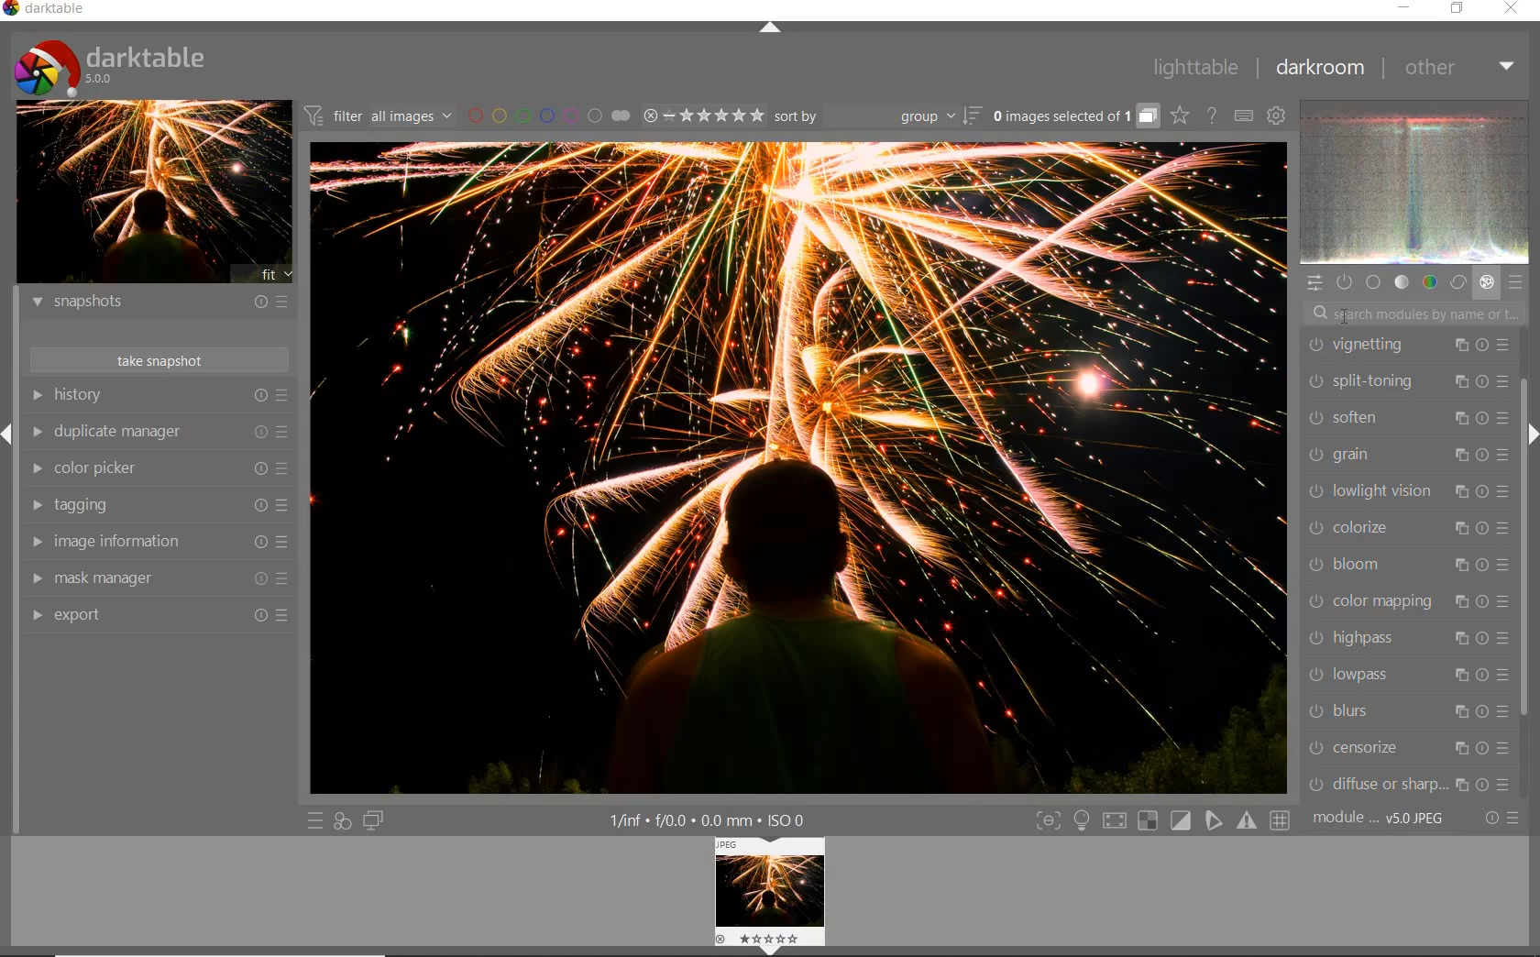 The image size is (1540, 957). What do you see at coordinates (378, 114) in the screenshot?
I see `filter all images by module order` at bounding box center [378, 114].